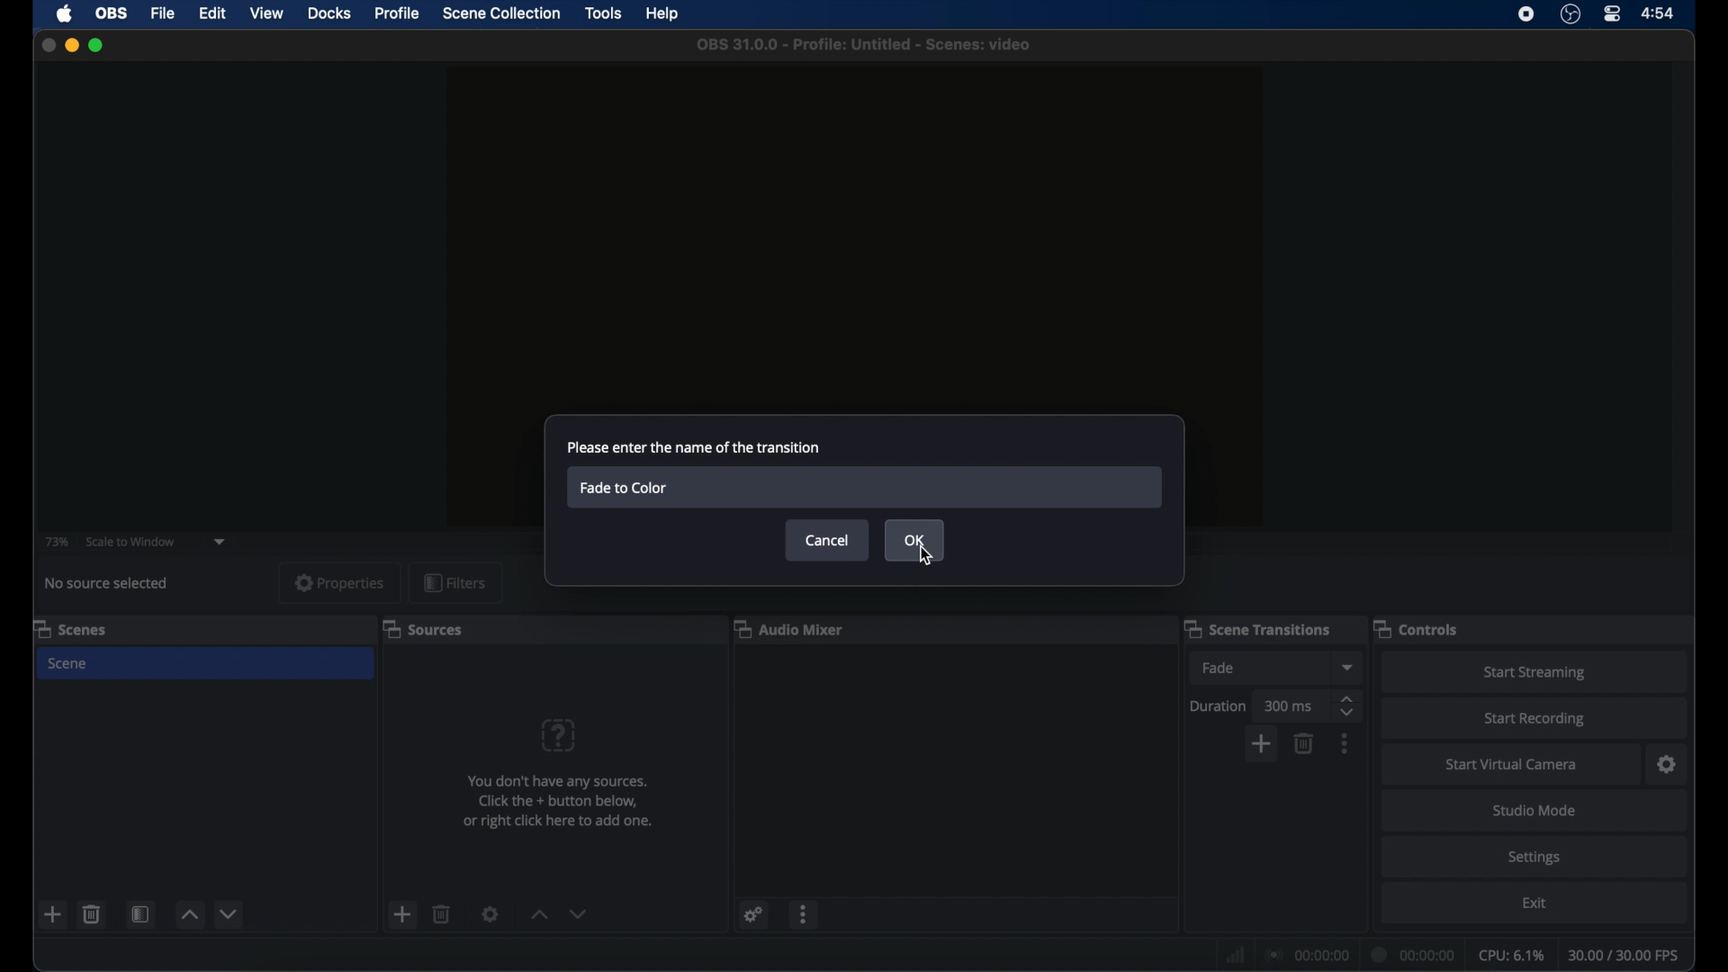  What do you see at coordinates (454, 582) in the screenshot?
I see `filters` at bounding box center [454, 582].